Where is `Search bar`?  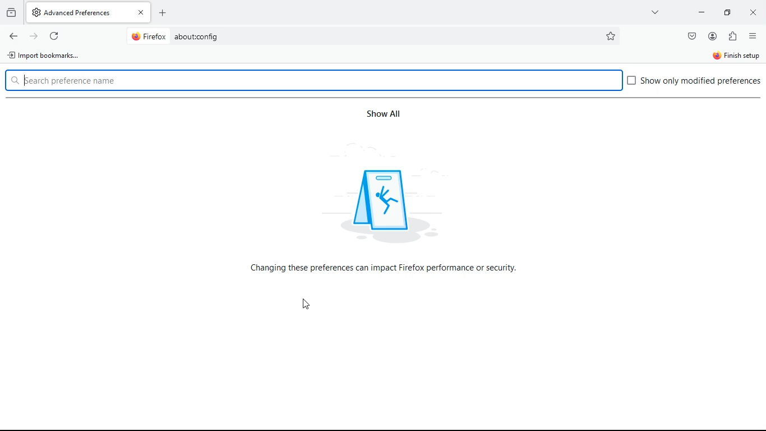 Search bar is located at coordinates (369, 36).